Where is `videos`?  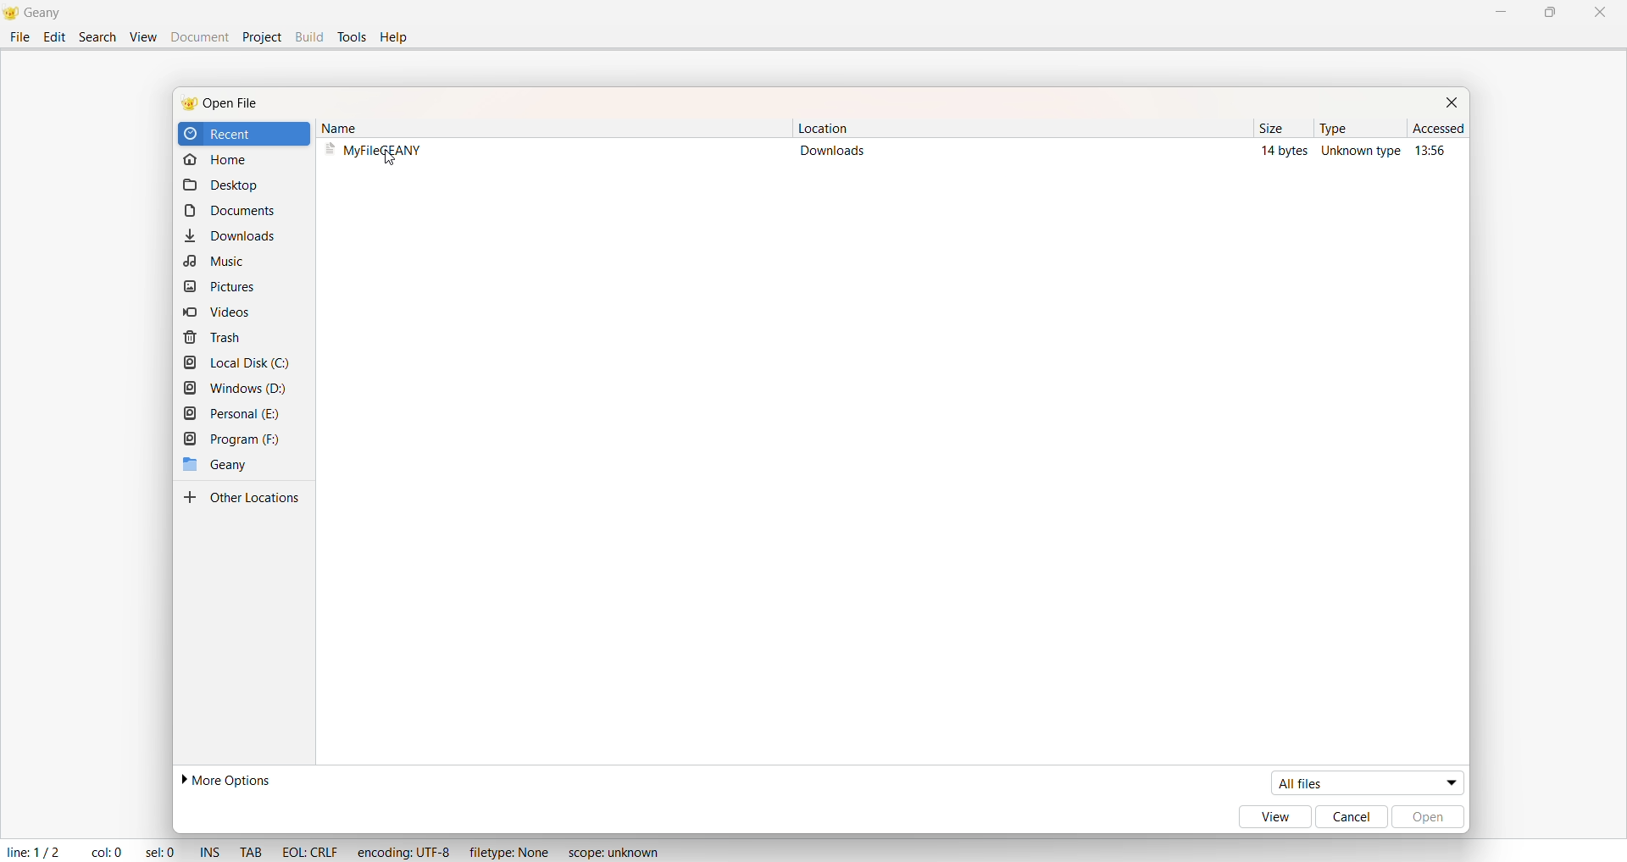 videos is located at coordinates (210, 312).